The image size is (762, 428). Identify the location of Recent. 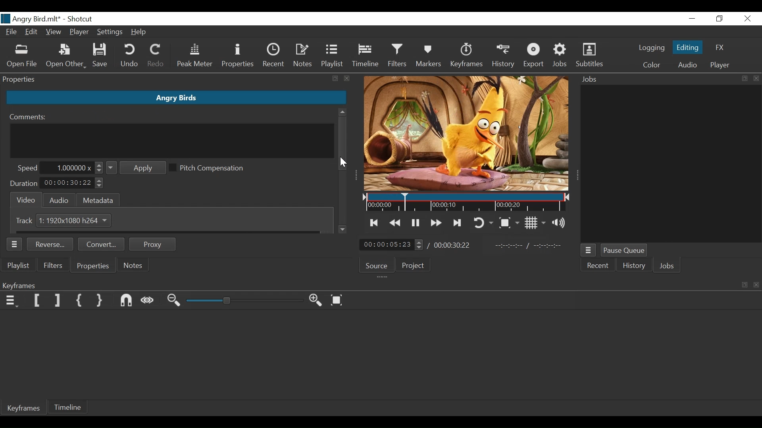
(273, 56).